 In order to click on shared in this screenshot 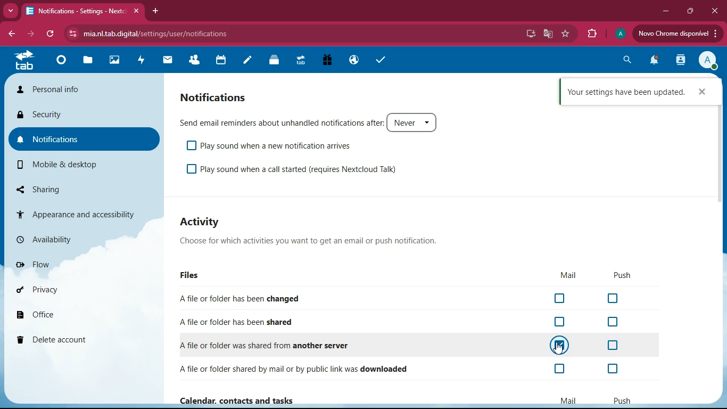, I will do `click(249, 322)`.